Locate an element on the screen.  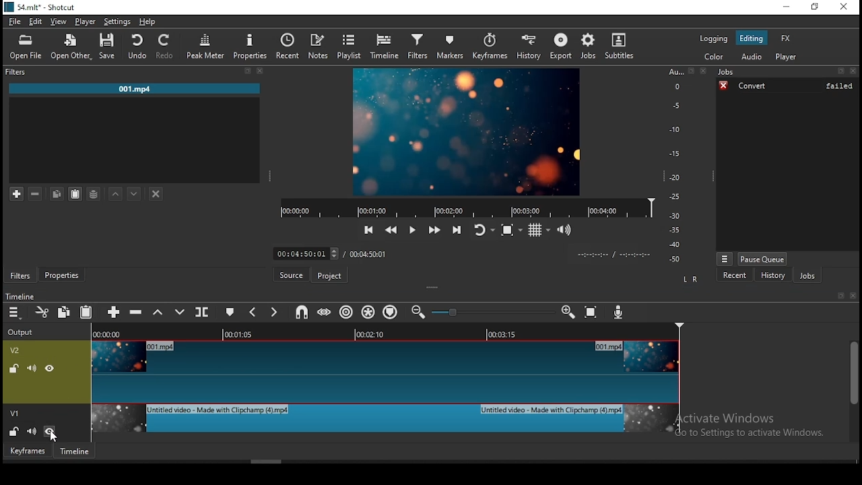
play quickly forwards is located at coordinates (434, 228).